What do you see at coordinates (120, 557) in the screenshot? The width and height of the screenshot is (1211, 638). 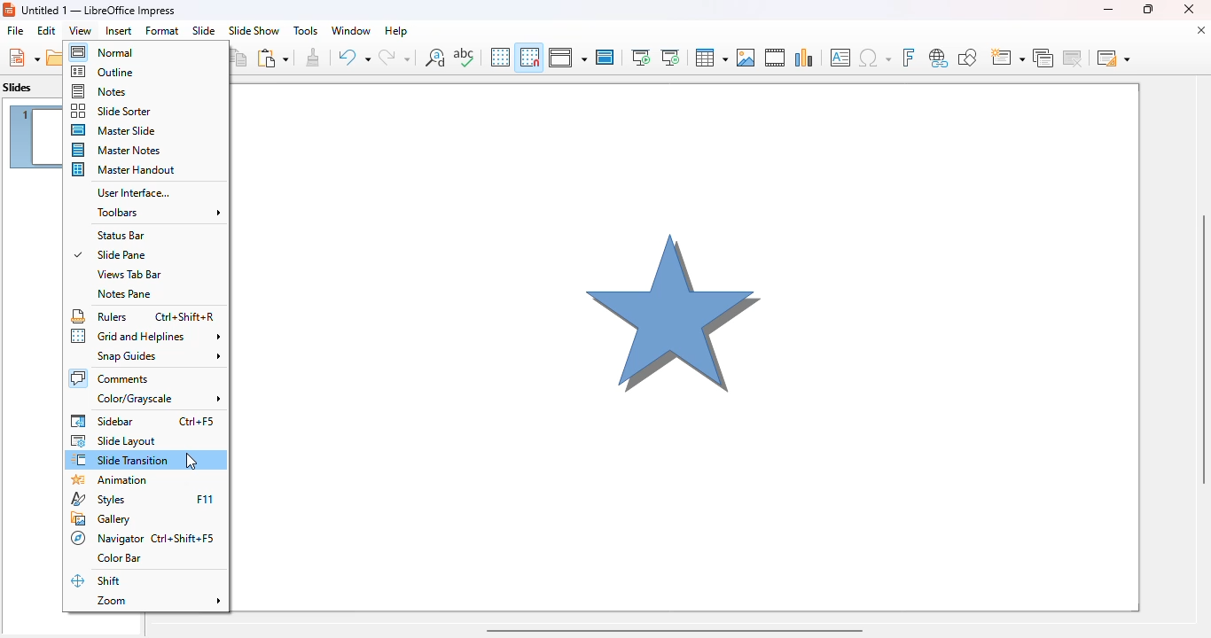 I see `color bar` at bounding box center [120, 557].